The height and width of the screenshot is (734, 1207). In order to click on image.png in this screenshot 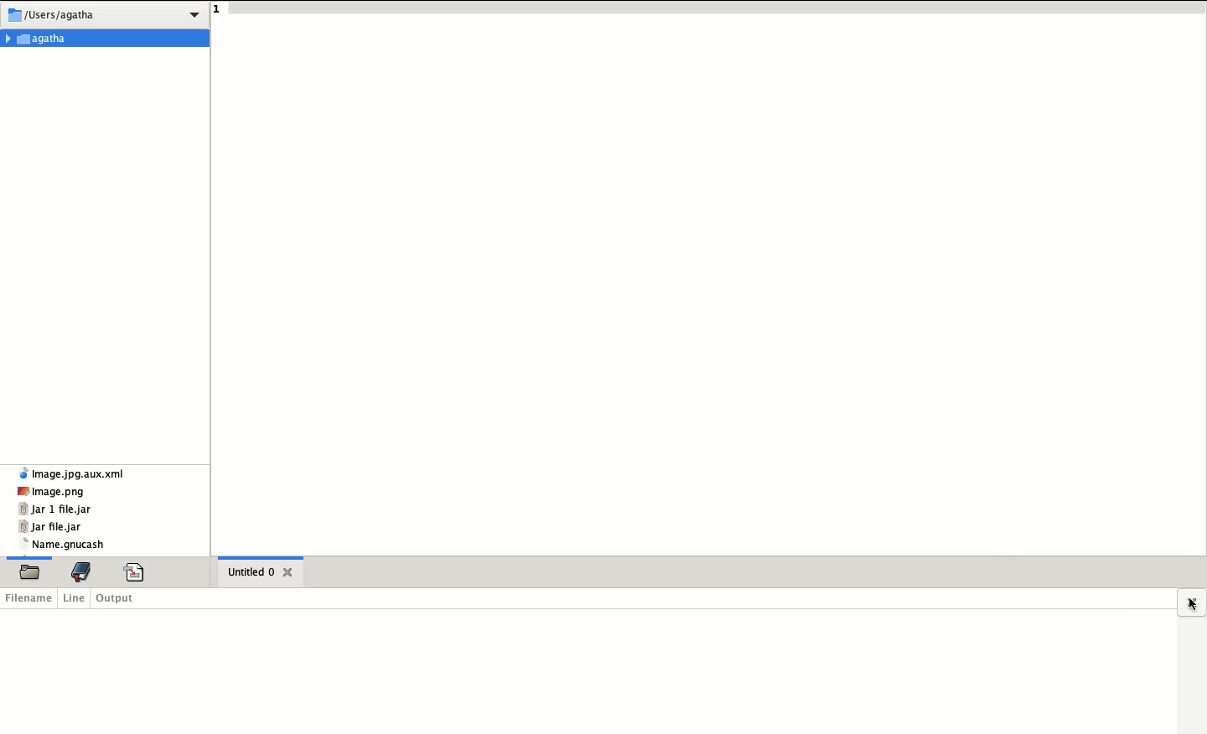, I will do `click(53, 492)`.